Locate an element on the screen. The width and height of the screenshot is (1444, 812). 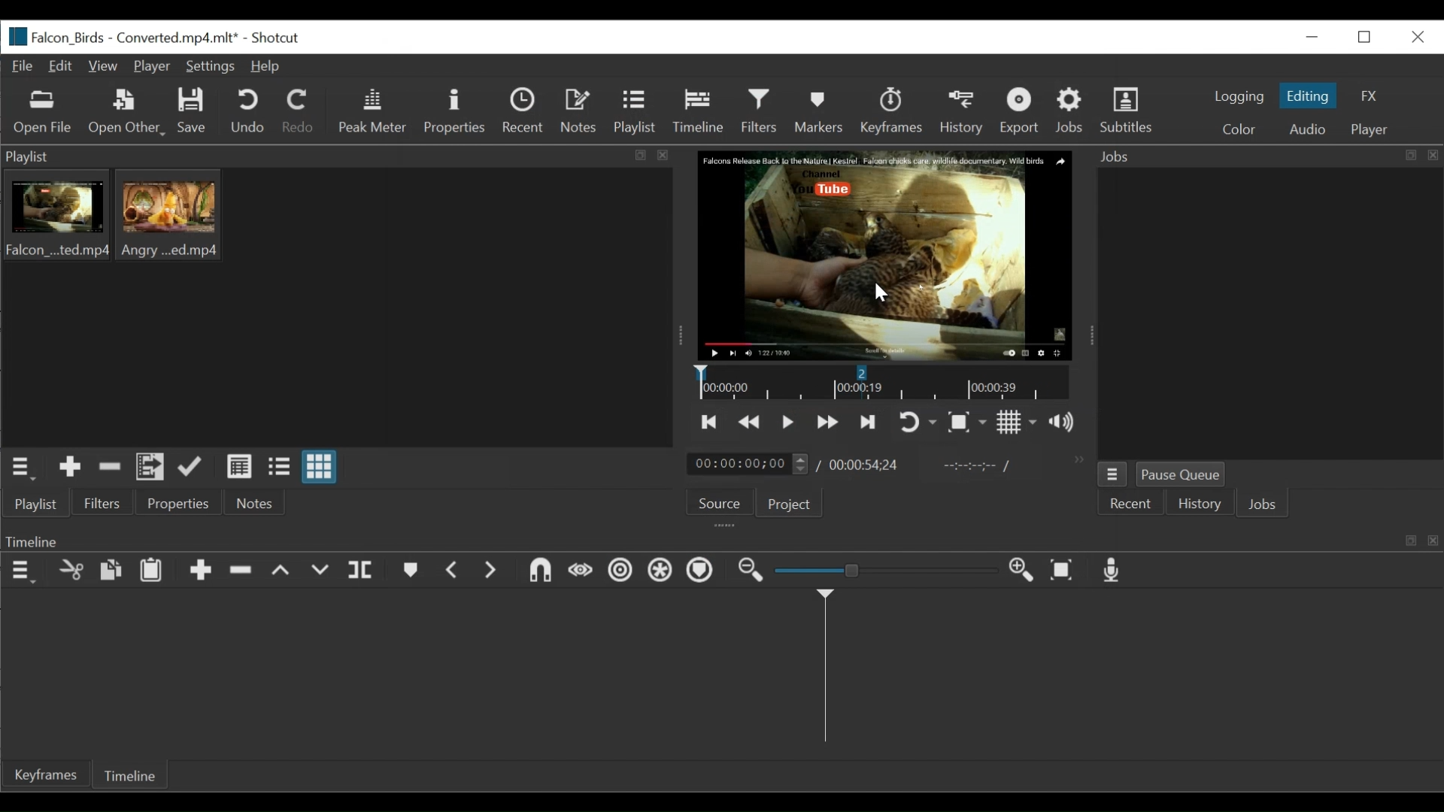
Timeline cursor is located at coordinates (824, 671).